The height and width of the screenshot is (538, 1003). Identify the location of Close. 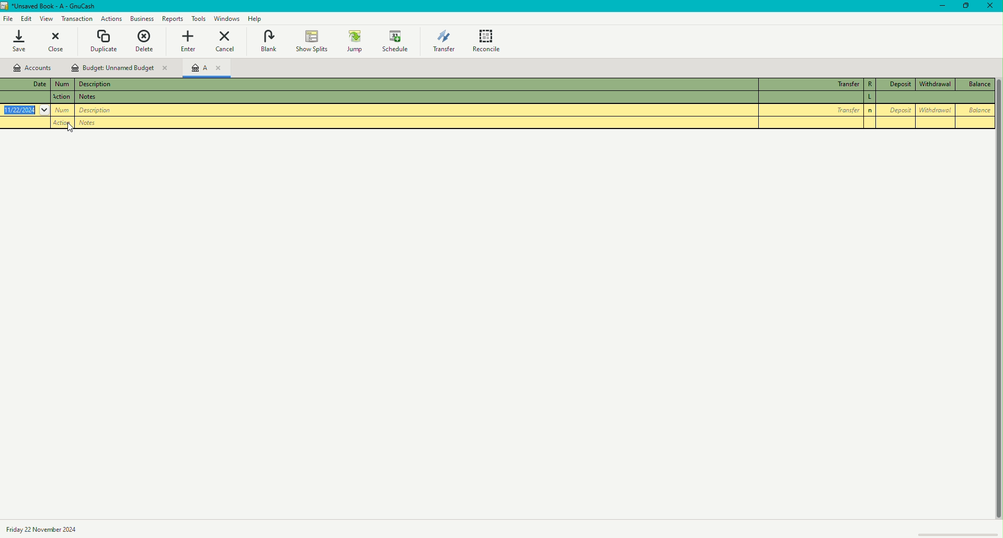
(990, 8).